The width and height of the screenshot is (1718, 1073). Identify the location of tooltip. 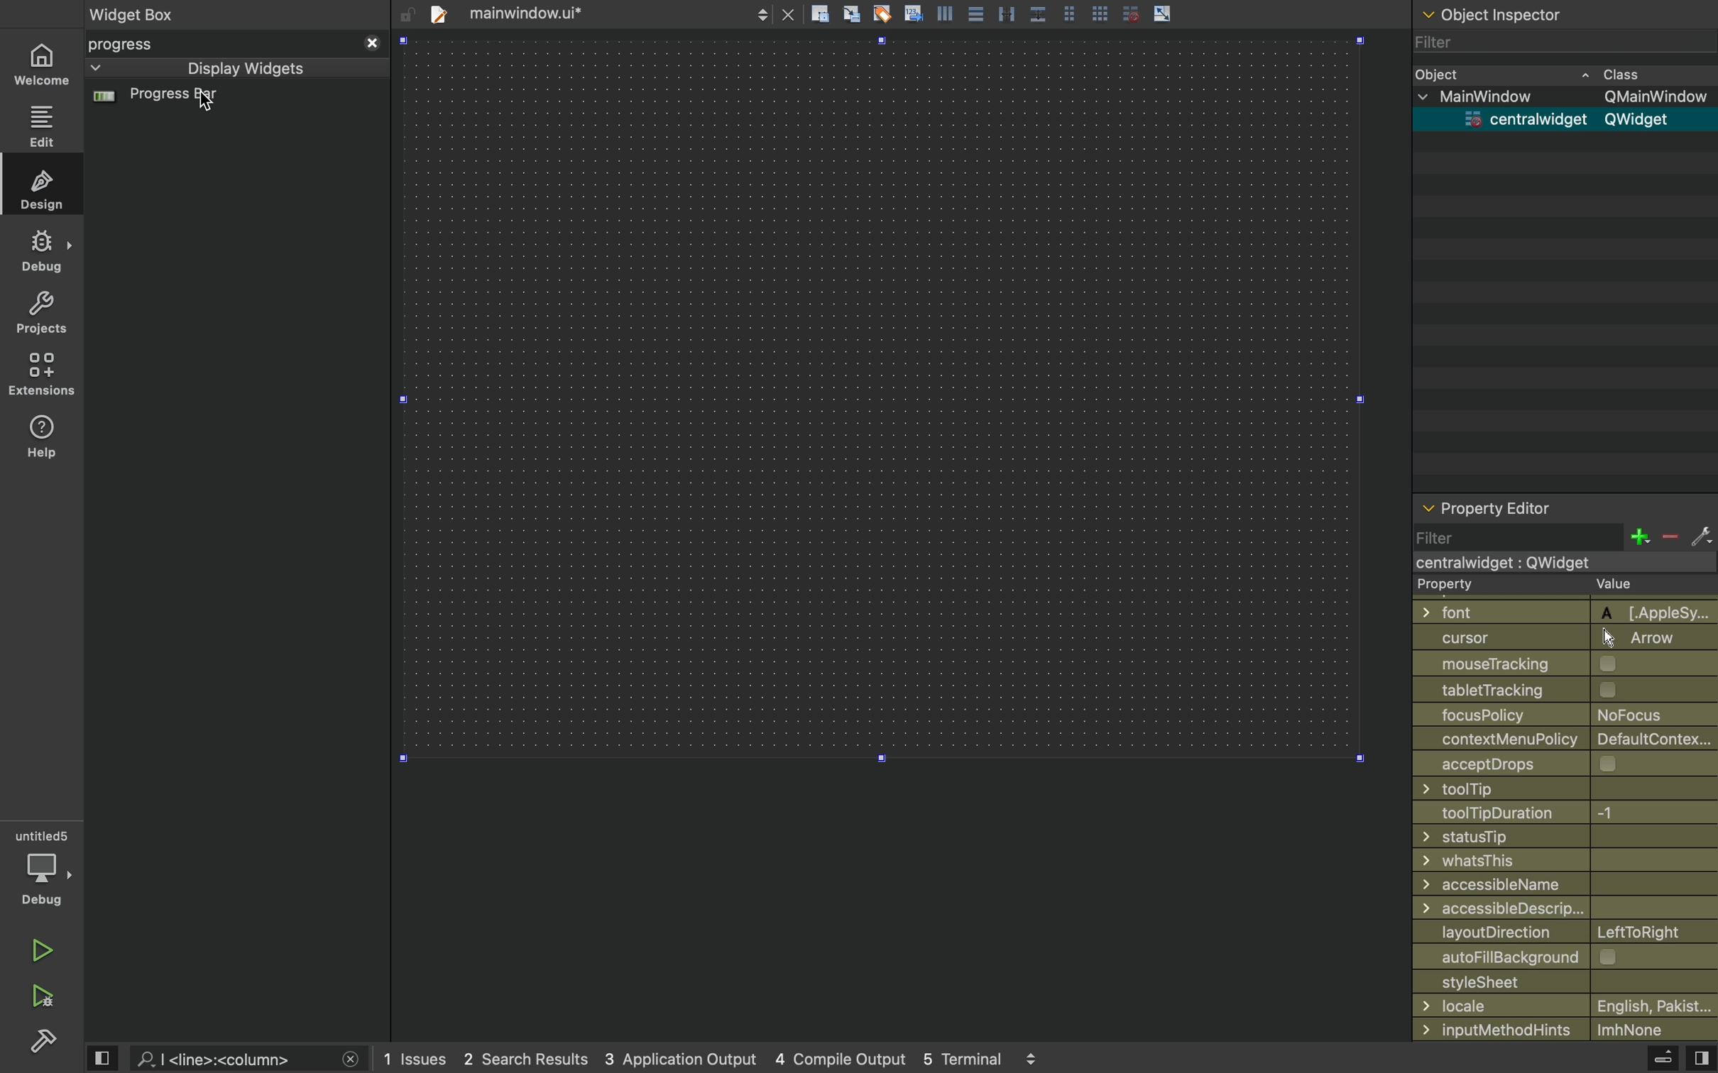
(1551, 788).